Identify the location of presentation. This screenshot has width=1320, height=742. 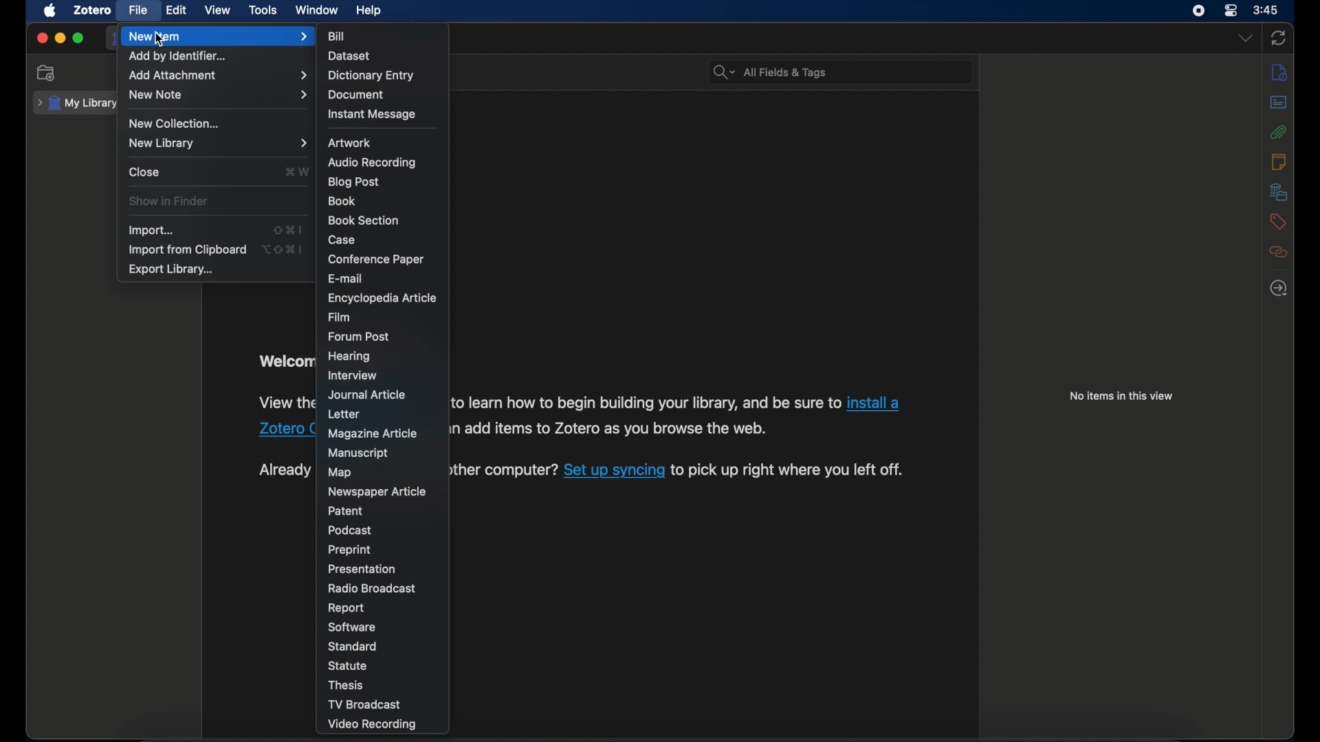
(362, 569).